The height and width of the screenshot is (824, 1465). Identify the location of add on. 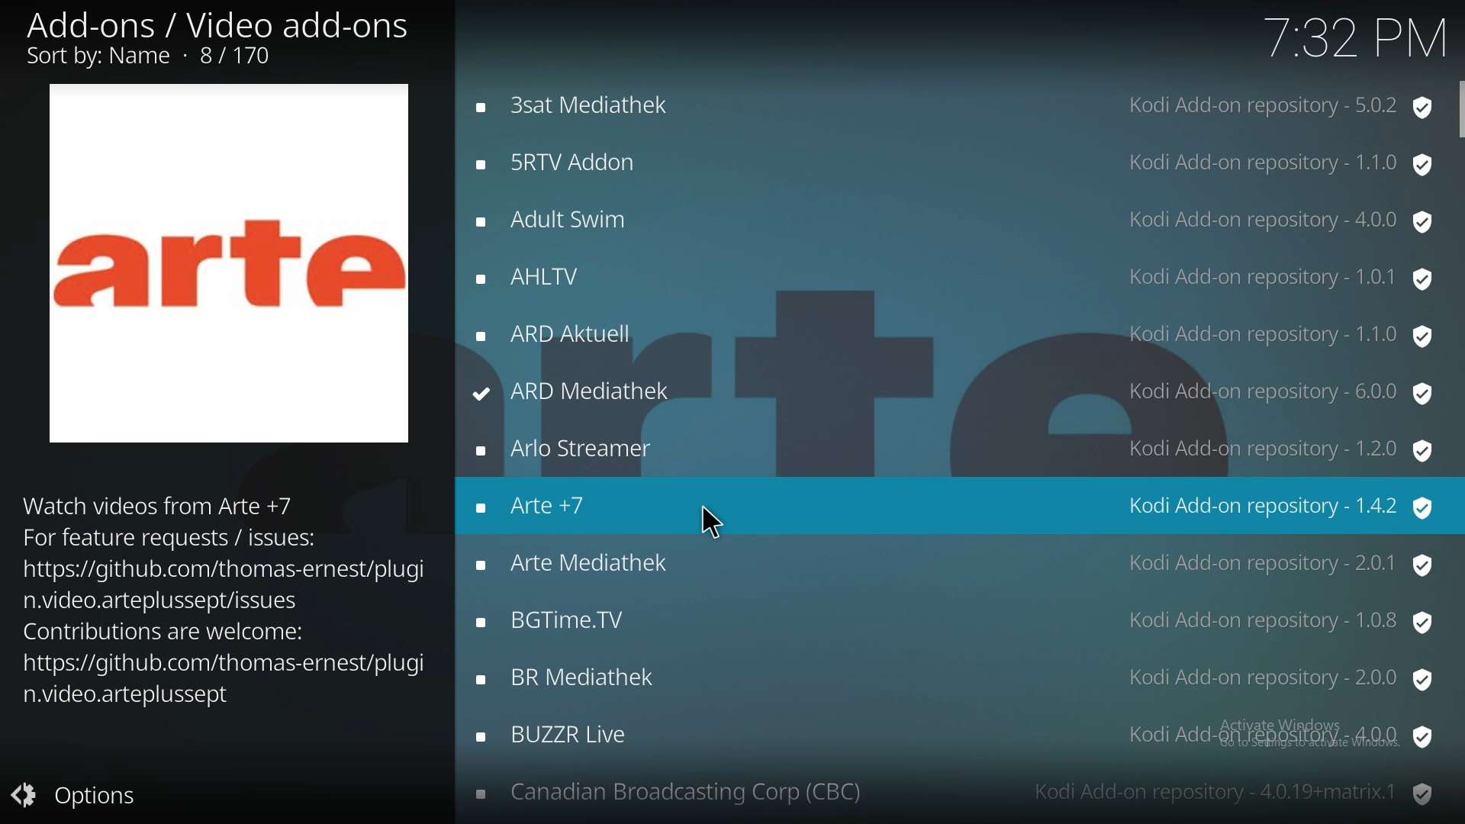
(949, 220).